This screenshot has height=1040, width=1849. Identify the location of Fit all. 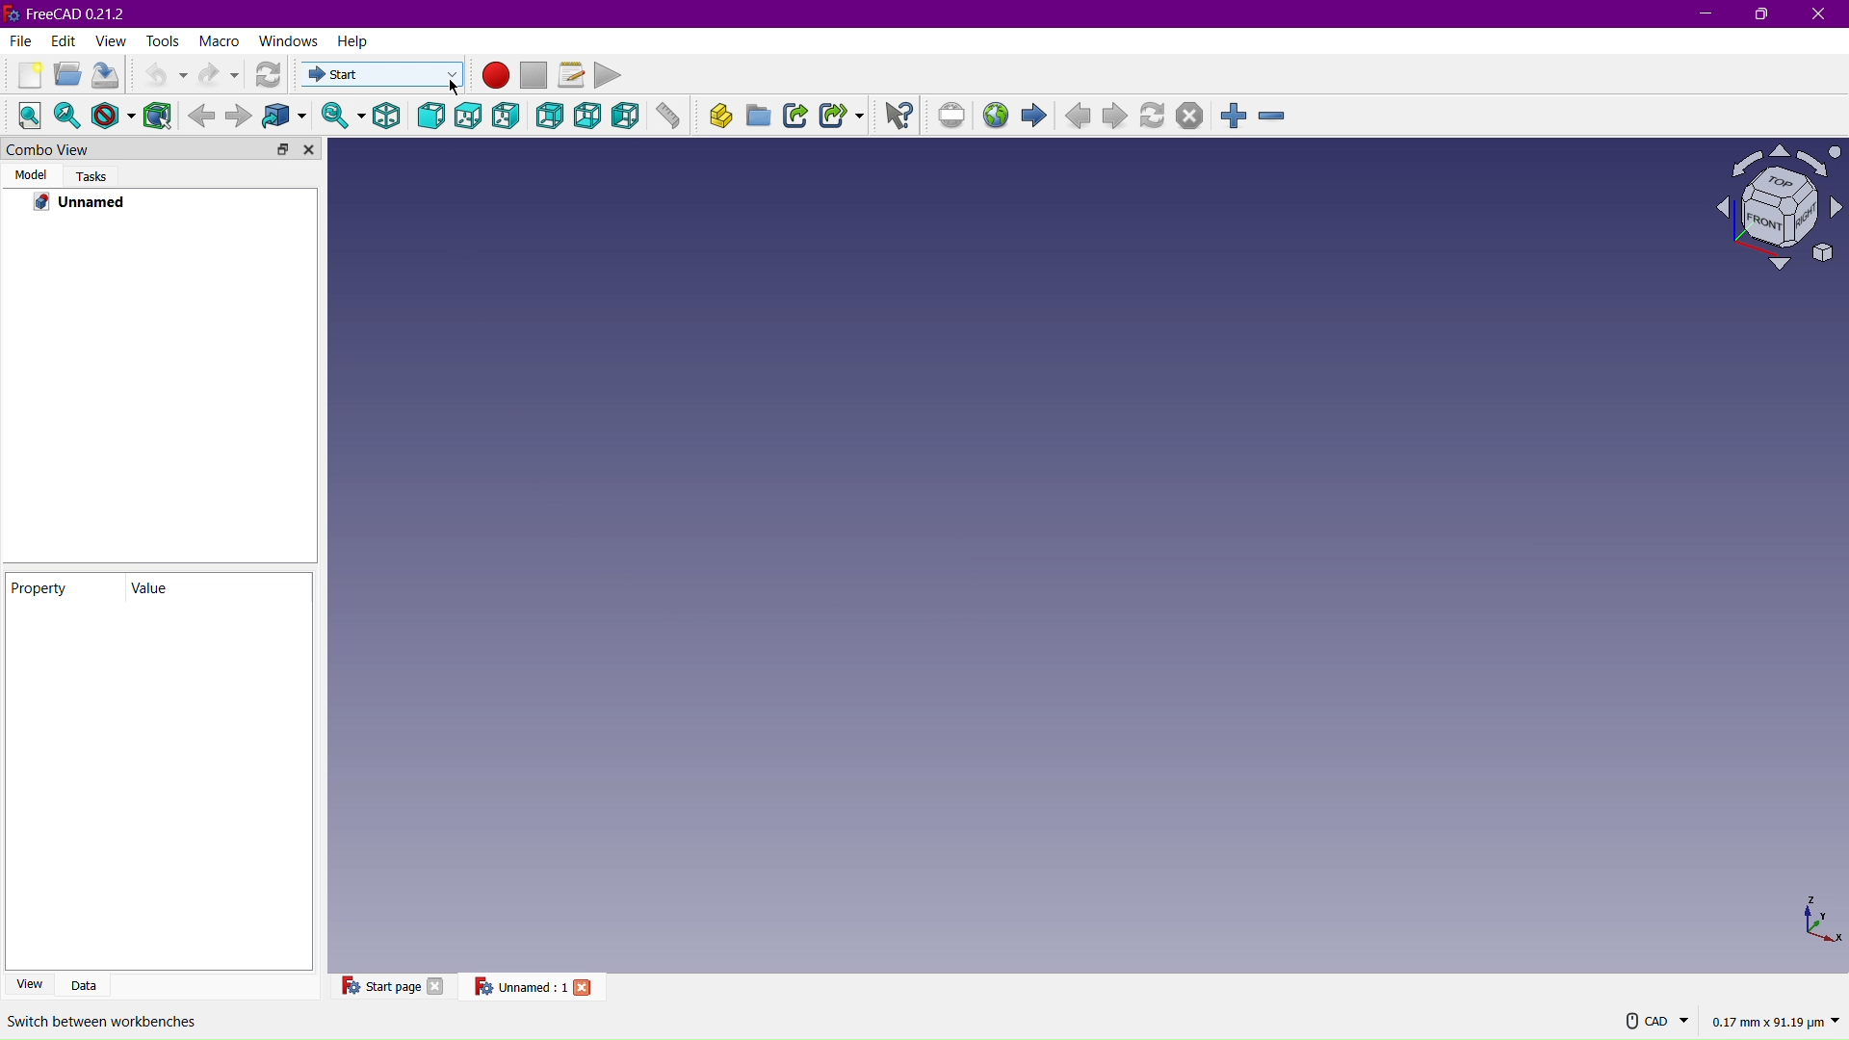
(28, 115).